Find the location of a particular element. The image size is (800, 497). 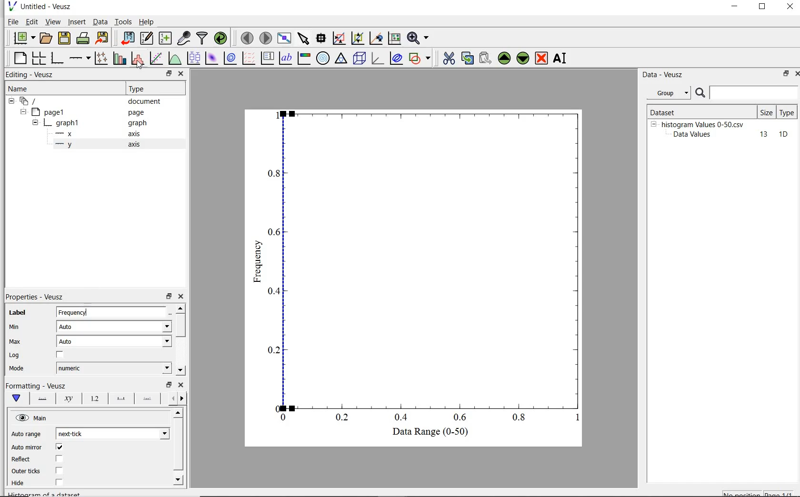

x- axis is located at coordinates (66, 135).